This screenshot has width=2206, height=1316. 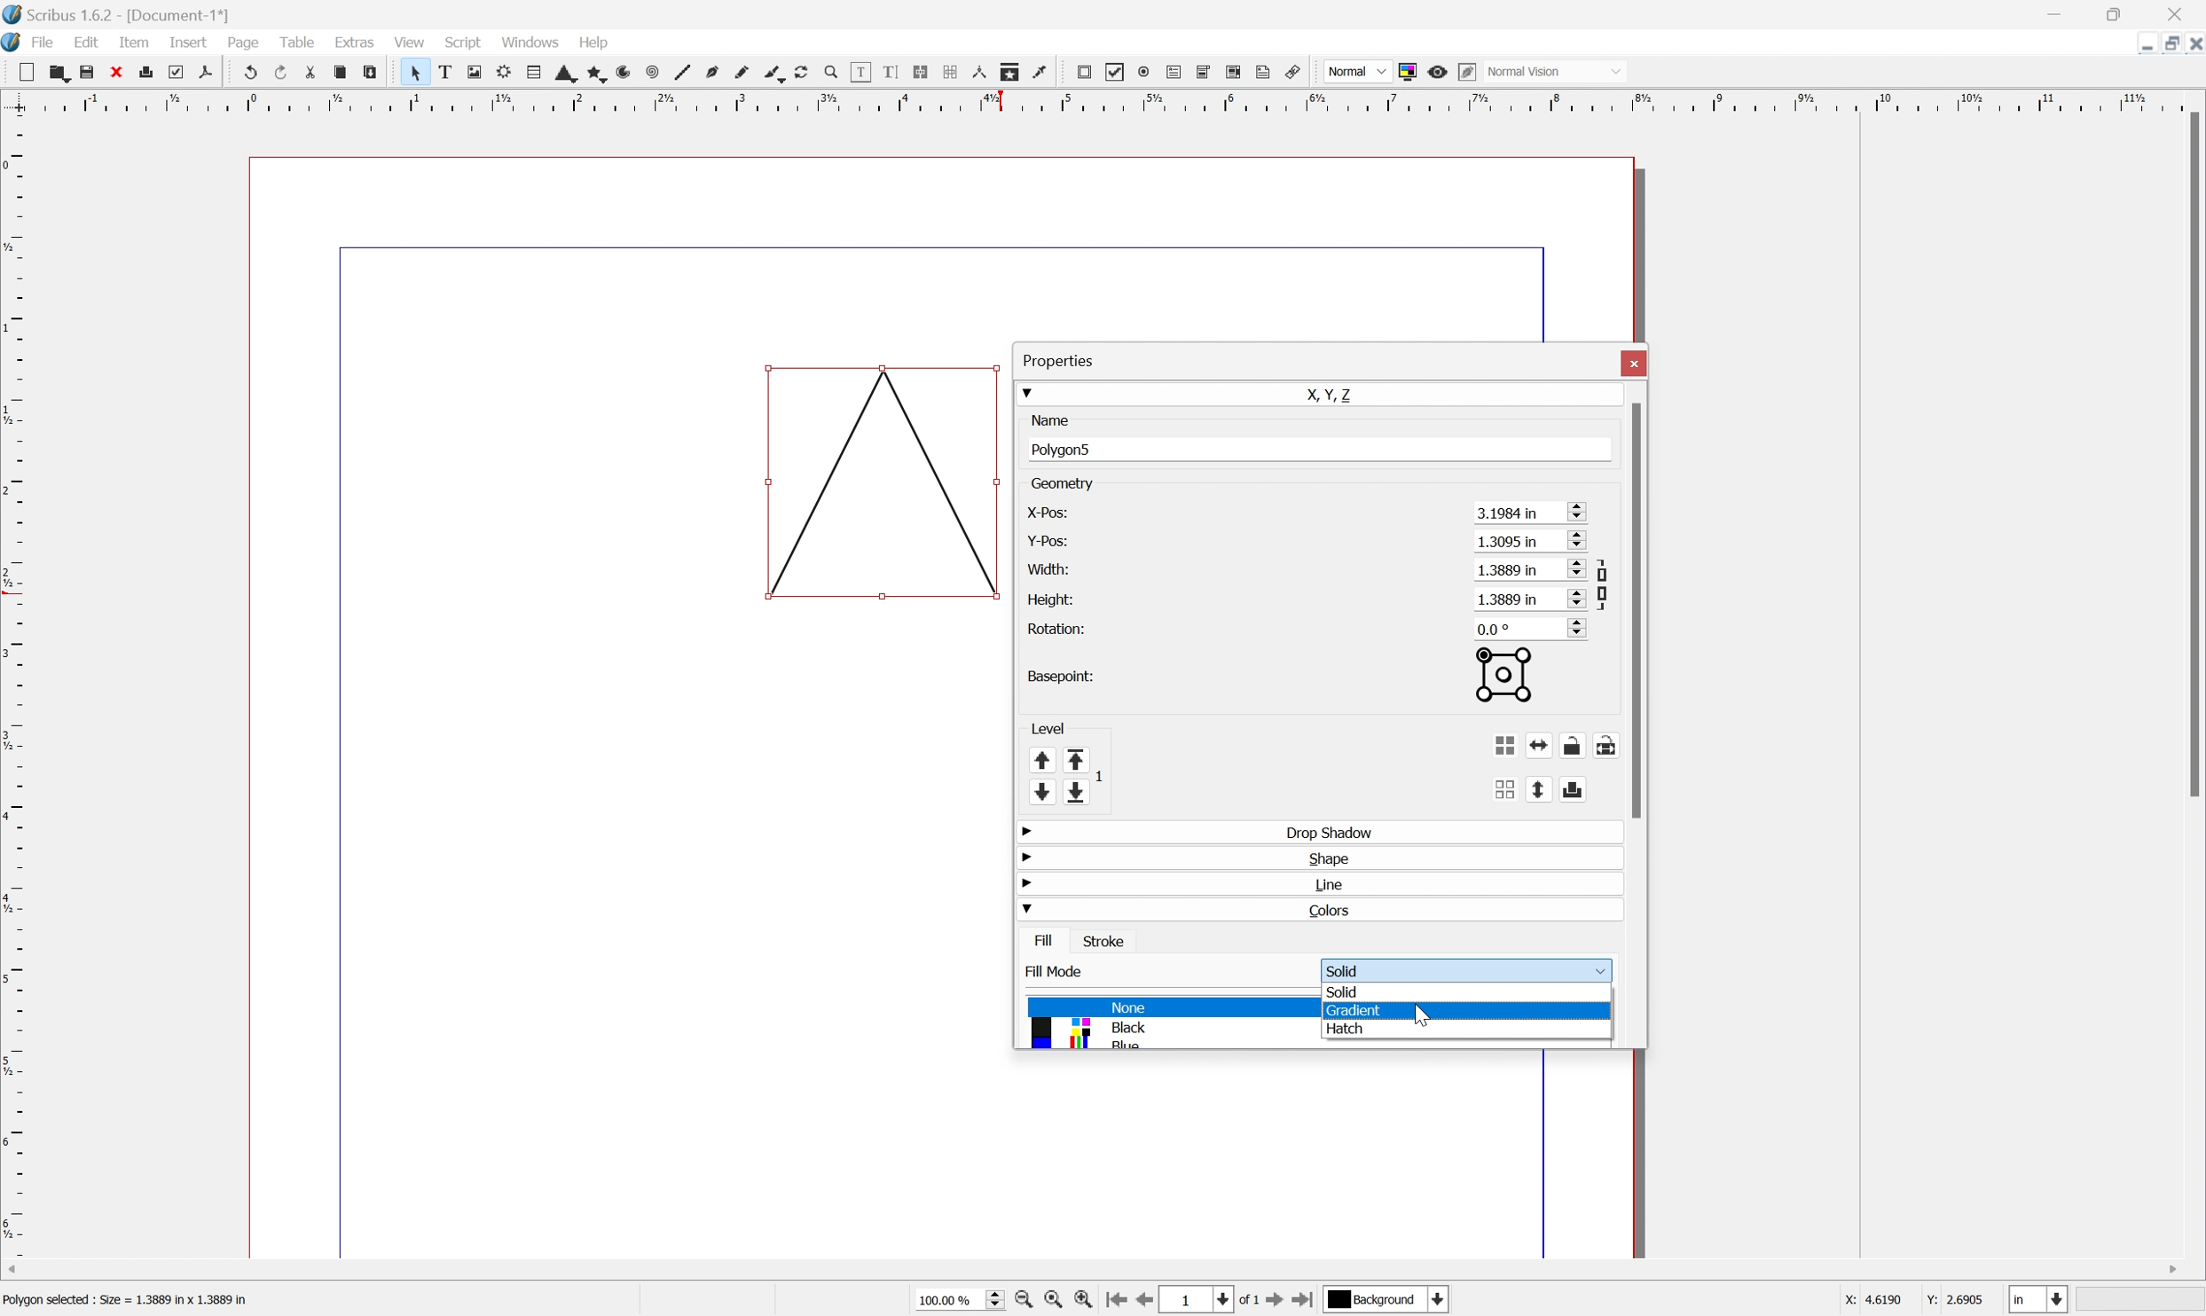 What do you see at coordinates (279, 71) in the screenshot?
I see `Redo` at bounding box center [279, 71].